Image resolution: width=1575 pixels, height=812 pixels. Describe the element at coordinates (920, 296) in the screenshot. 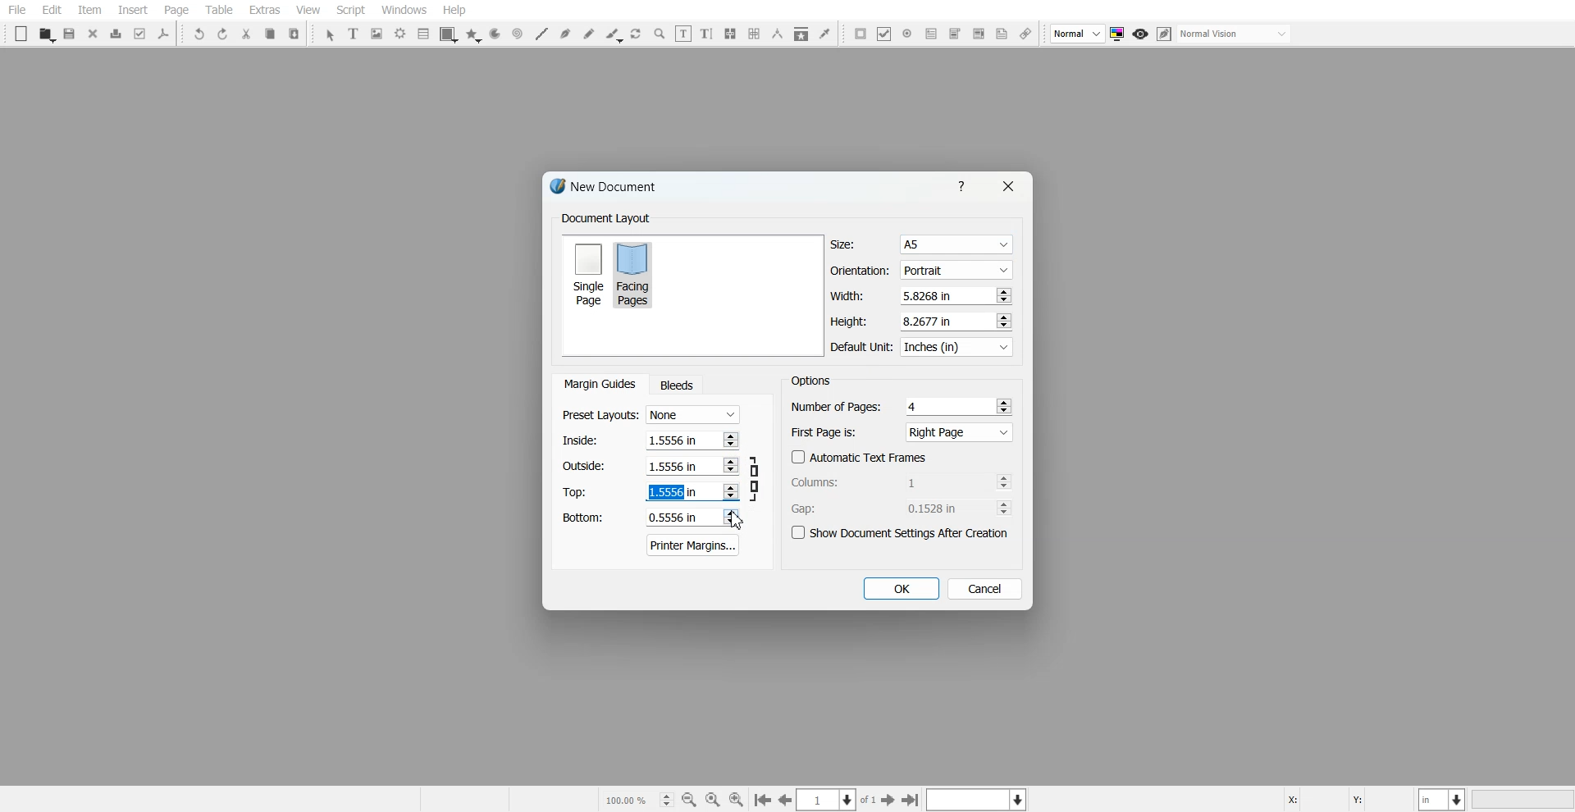

I see `Width adjuster` at that location.